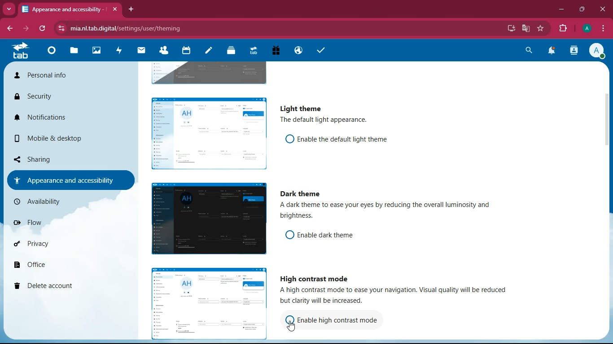  I want to click on scroll bar, so click(609, 158).